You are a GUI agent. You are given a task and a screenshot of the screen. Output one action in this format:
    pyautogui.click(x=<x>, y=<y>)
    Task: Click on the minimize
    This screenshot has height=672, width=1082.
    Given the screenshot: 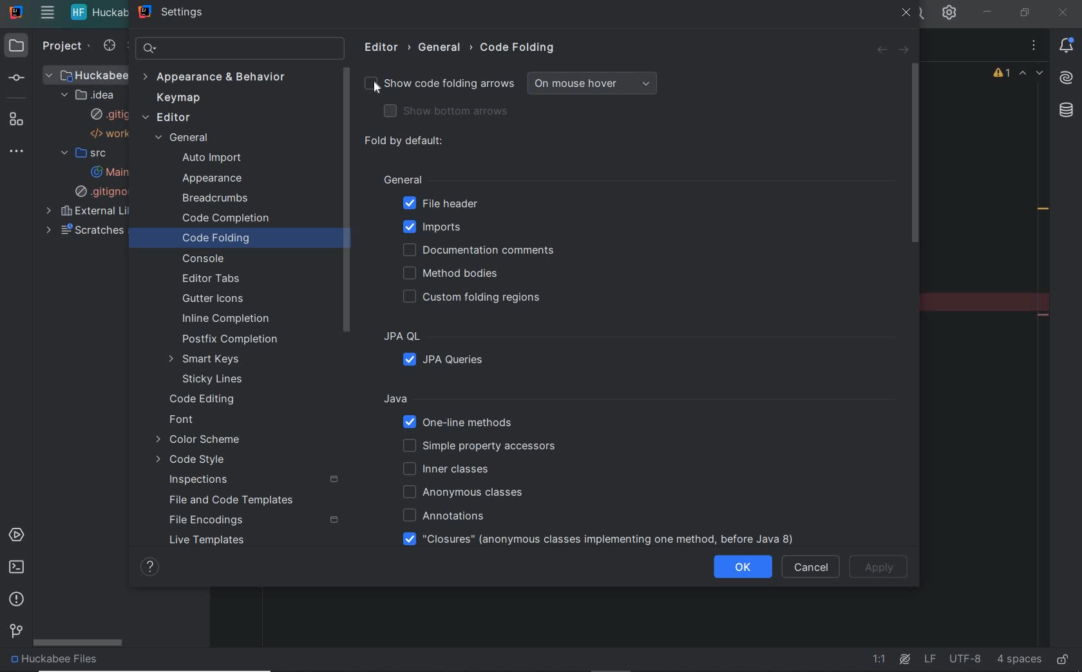 What is the action you would take?
    pyautogui.click(x=988, y=10)
    